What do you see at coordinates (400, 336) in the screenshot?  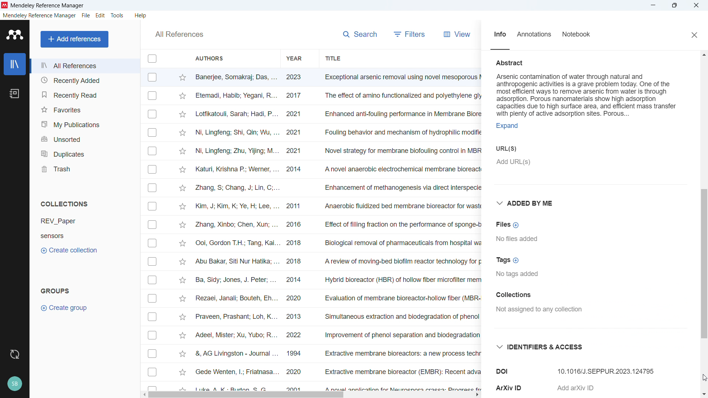 I see `improvement of phenol separation and biodegradation from saline wastewater` at bounding box center [400, 336].